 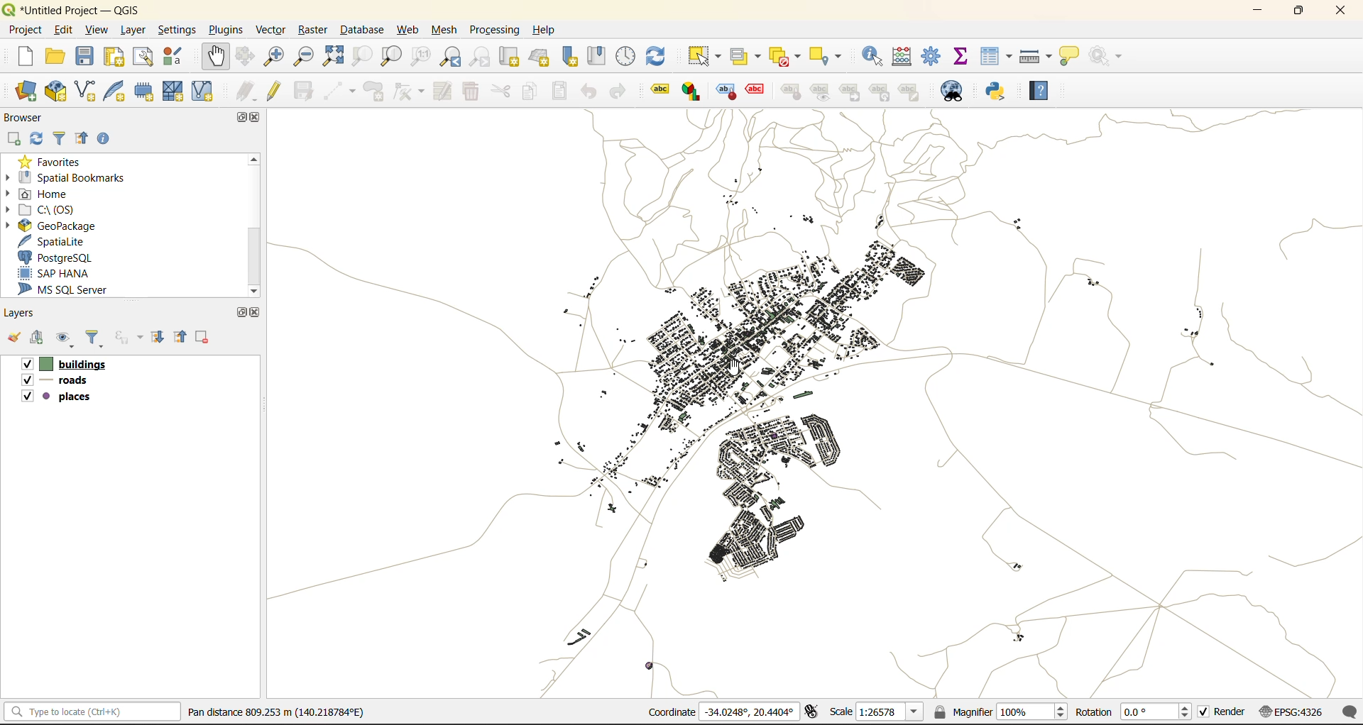 What do you see at coordinates (1046, 91) in the screenshot?
I see `help` at bounding box center [1046, 91].